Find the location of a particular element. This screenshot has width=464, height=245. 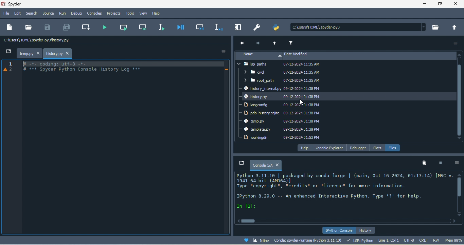

lsp python is located at coordinates (360, 240).